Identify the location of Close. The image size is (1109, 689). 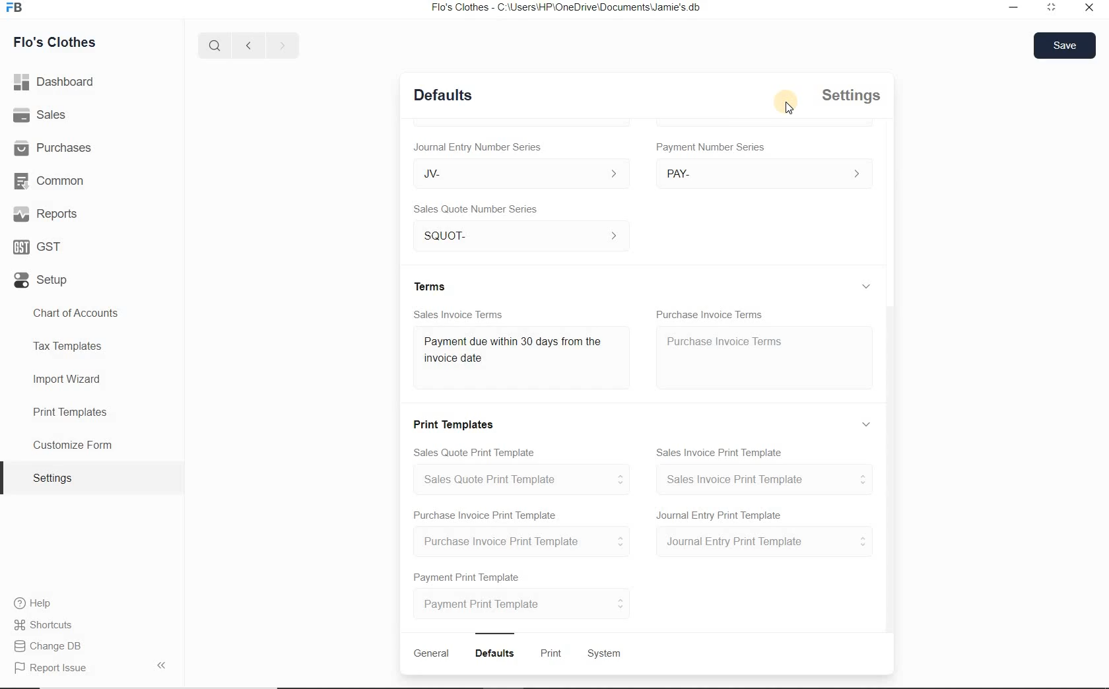
(1089, 7).